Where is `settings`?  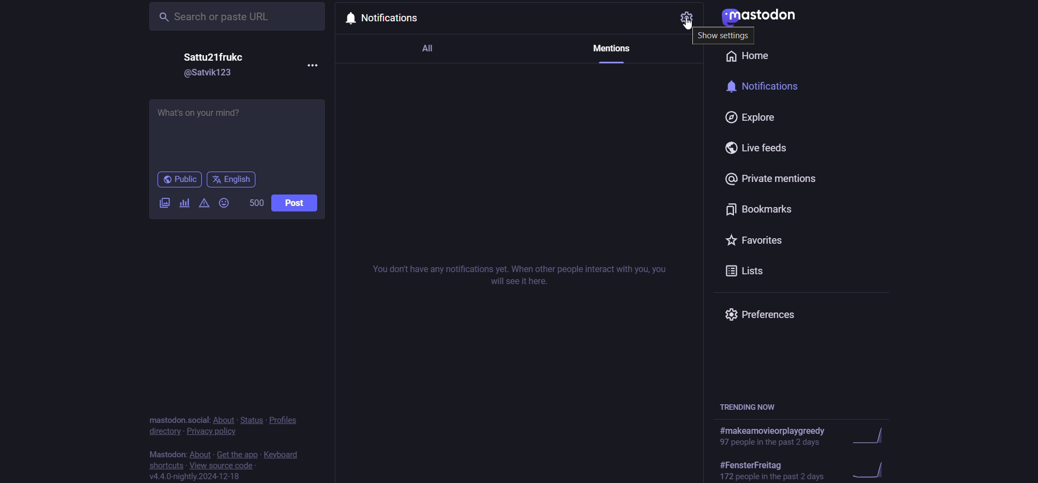
settings is located at coordinates (686, 18).